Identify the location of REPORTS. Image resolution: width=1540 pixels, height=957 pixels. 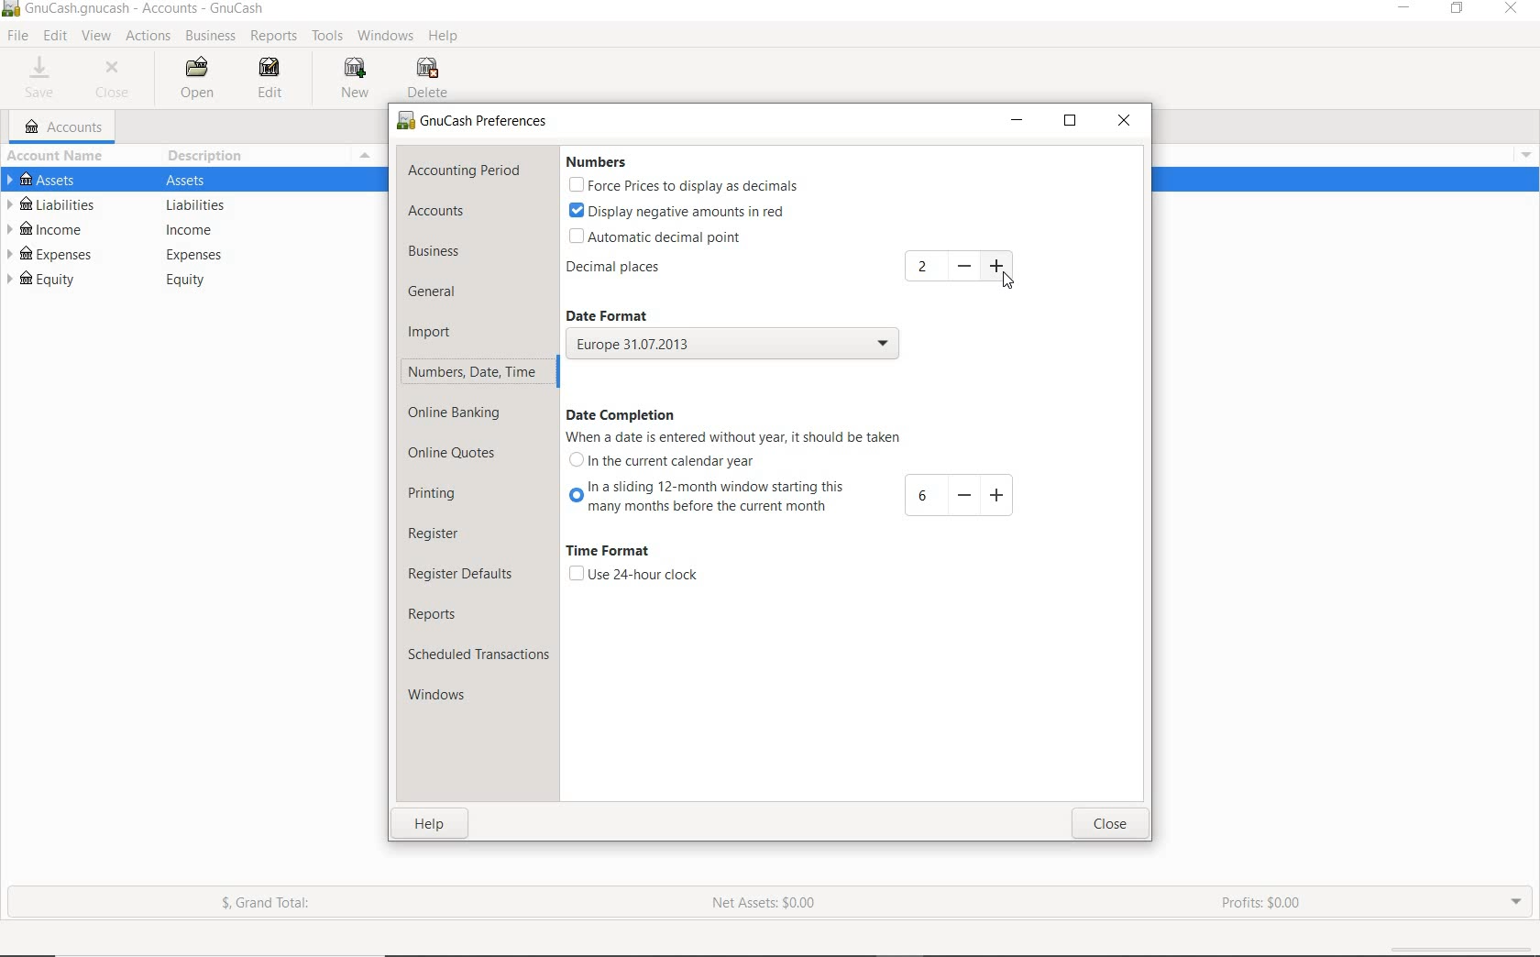
(273, 37).